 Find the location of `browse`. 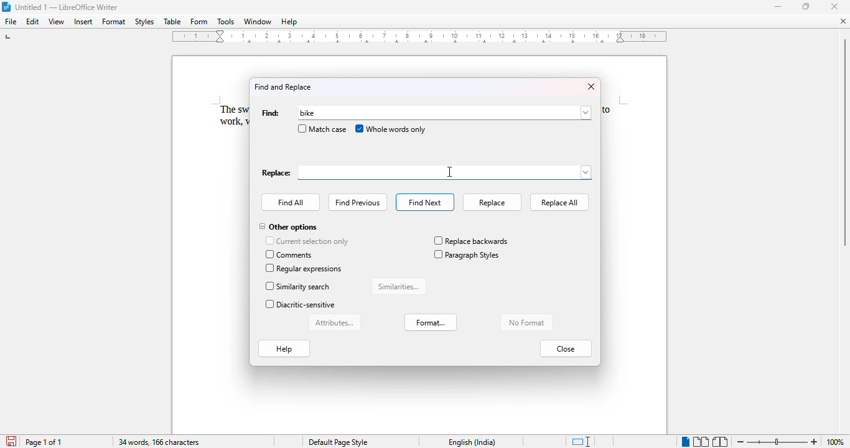

browse is located at coordinates (586, 113).